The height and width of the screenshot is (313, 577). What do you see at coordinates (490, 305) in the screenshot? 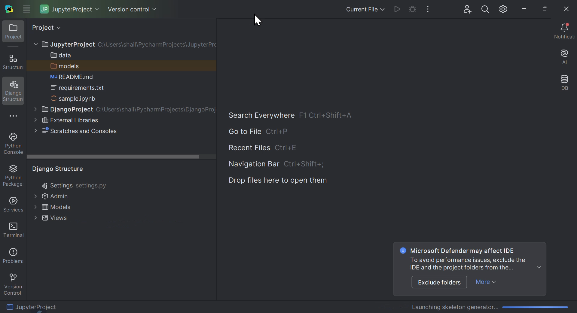
I see `Launching skeleton generator` at bounding box center [490, 305].